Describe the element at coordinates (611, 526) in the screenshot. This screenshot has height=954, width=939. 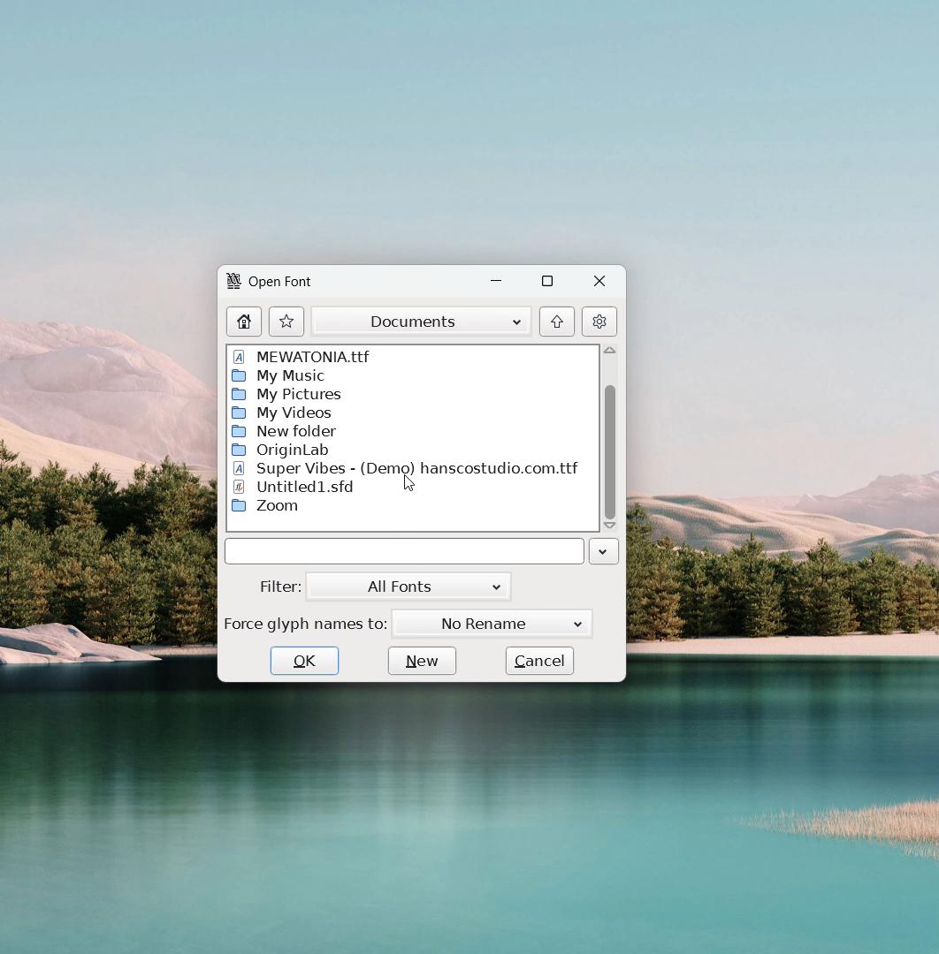
I see `scroll down` at that location.